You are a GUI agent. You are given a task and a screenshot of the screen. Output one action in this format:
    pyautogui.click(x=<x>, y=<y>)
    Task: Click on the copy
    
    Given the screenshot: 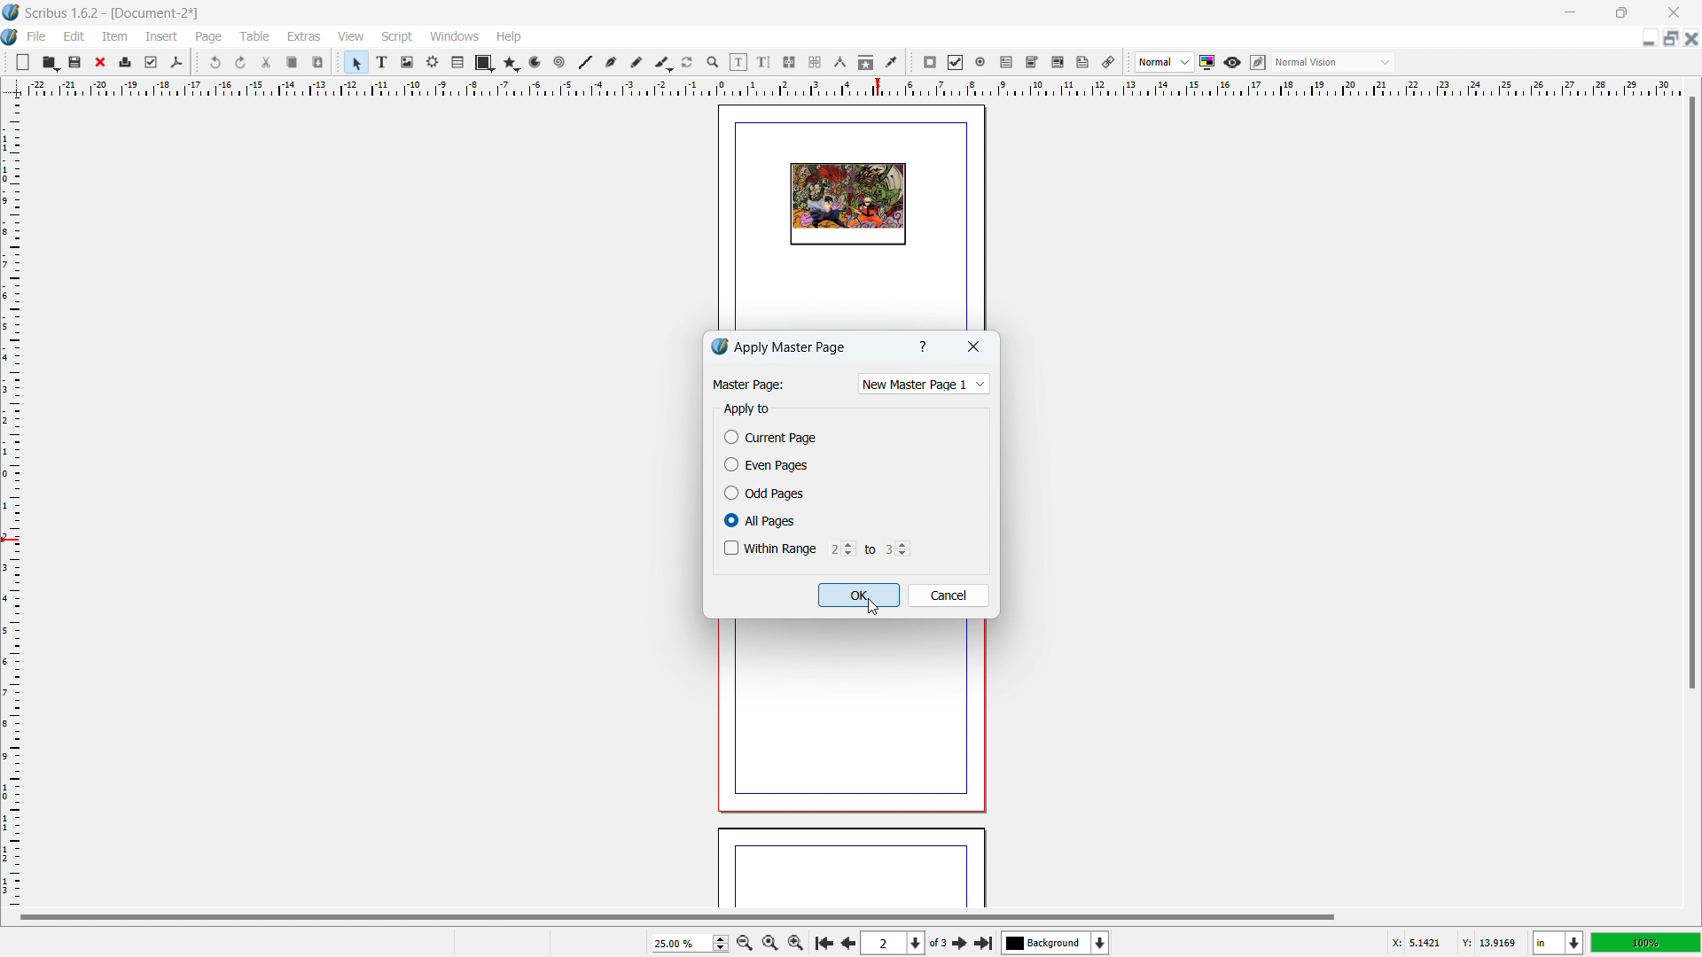 What is the action you would take?
    pyautogui.click(x=293, y=62)
    